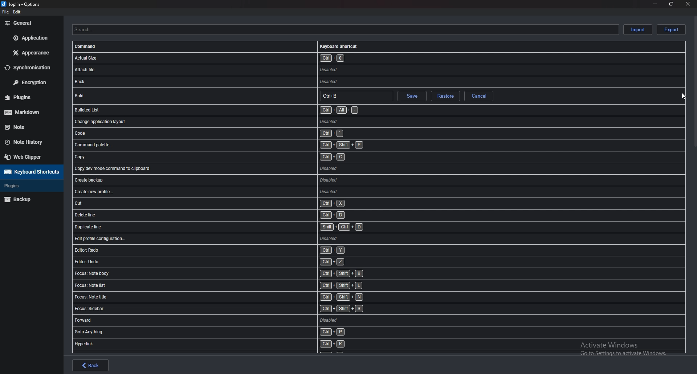 The height and width of the screenshot is (374, 697). I want to click on cursor, so click(685, 96).